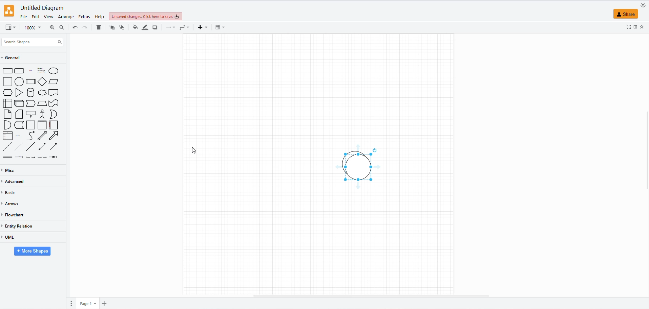 This screenshot has height=309, width=649. What do you see at coordinates (88, 302) in the screenshot?
I see `PAGE` at bounding box center [88, 302].